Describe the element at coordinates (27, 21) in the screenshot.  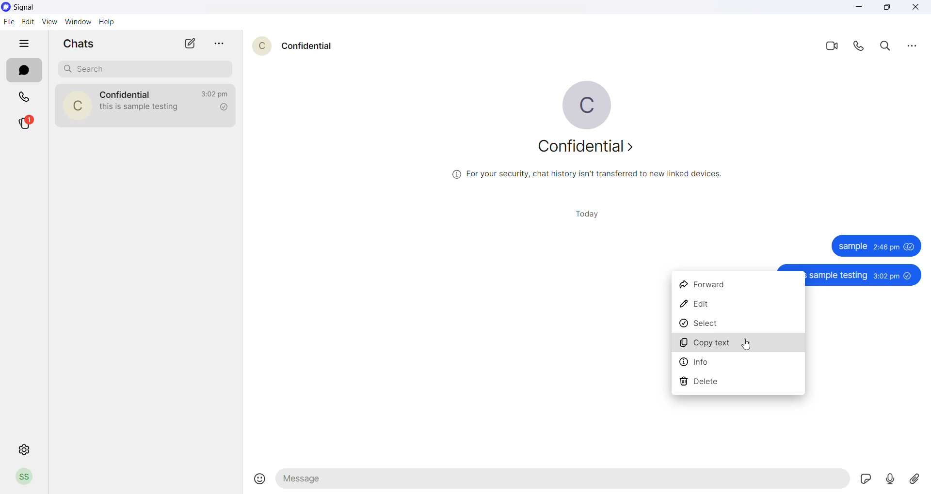
I see `edit` at that location.